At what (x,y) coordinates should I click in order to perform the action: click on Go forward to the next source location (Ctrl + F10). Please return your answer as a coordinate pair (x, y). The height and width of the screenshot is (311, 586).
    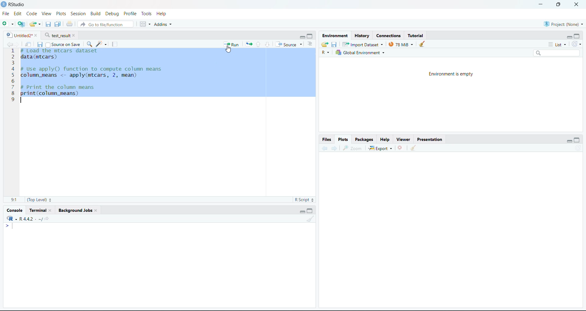
    Looking at the image, I should click on (335, 148).